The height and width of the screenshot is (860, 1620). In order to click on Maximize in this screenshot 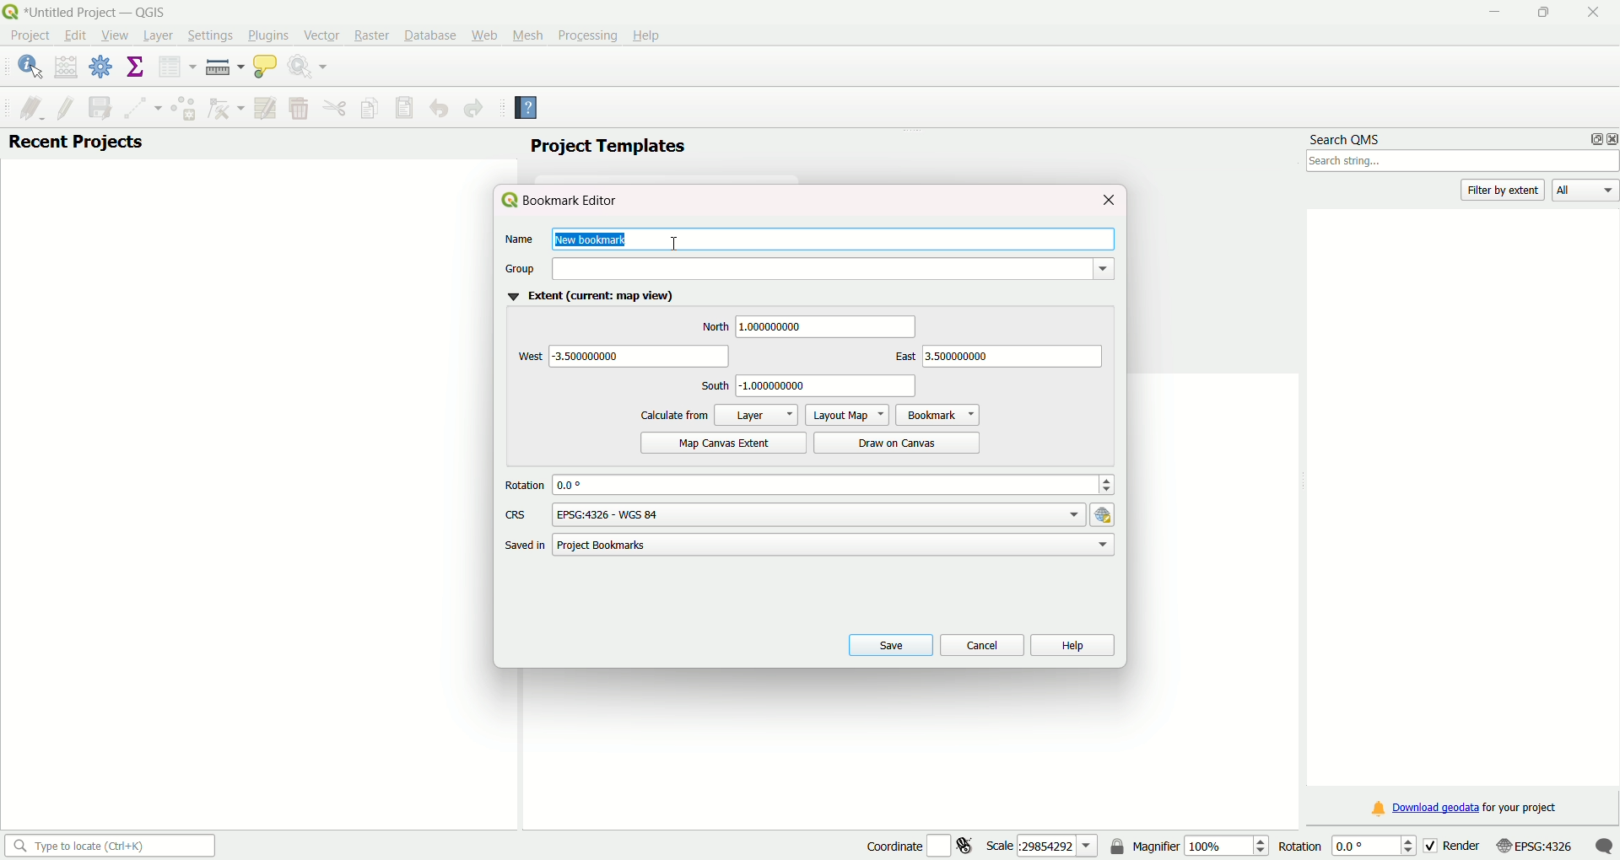, I will do `click(1542, 14)`.